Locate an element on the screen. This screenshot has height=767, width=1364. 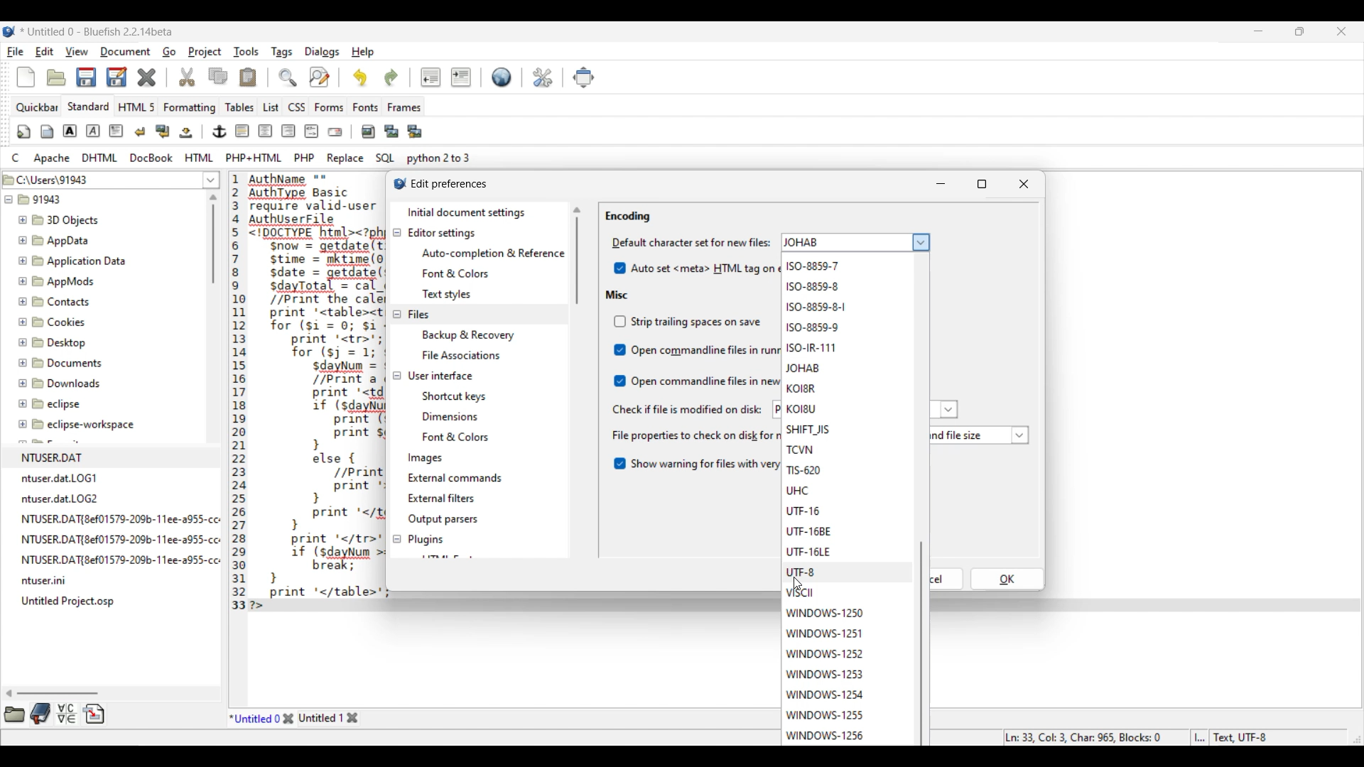
Indentation is located at coordinates (446, 77).